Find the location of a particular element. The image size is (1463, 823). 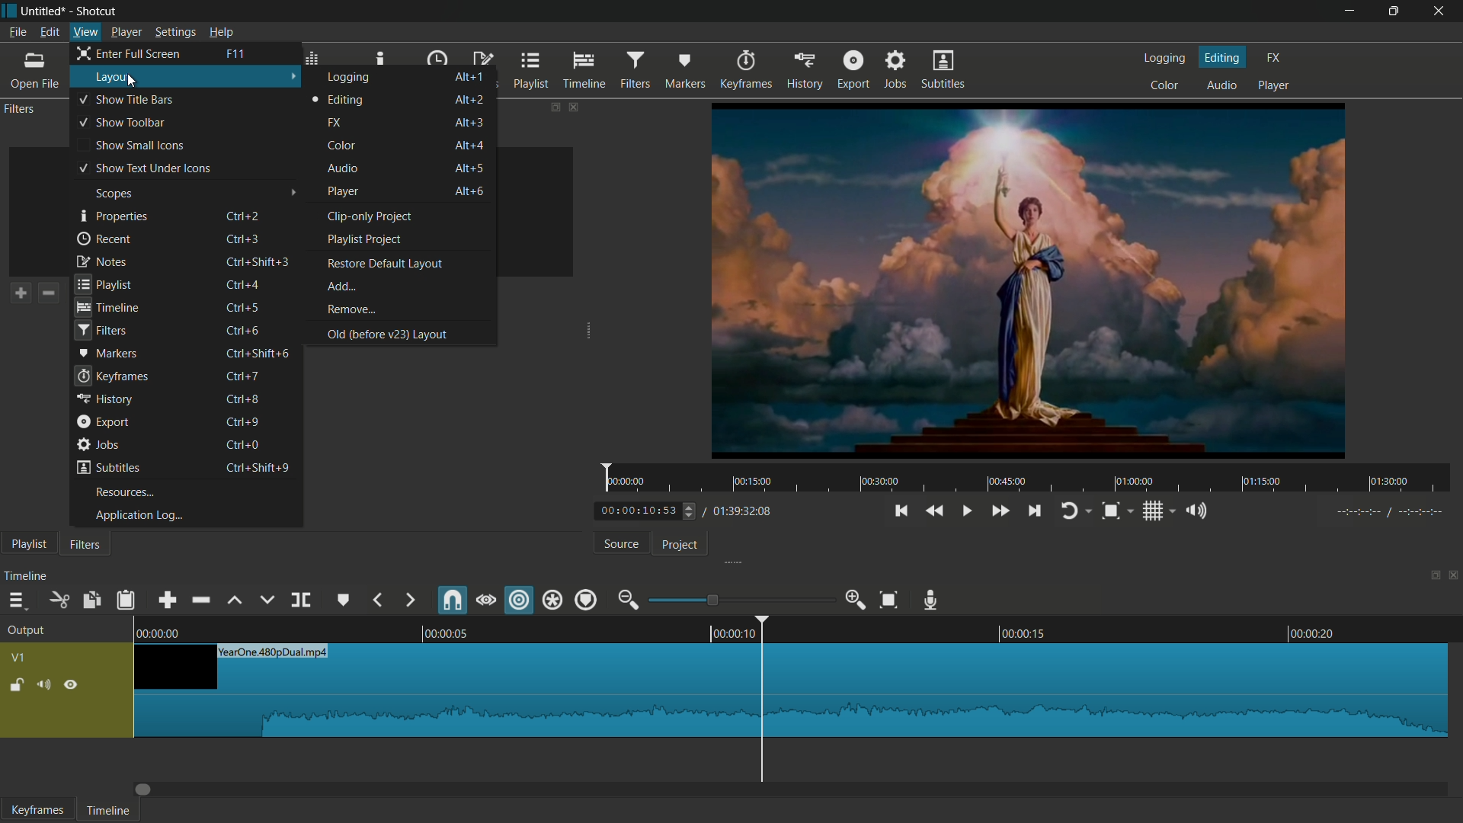

create or edit marker is located at coordinates (344, 600).